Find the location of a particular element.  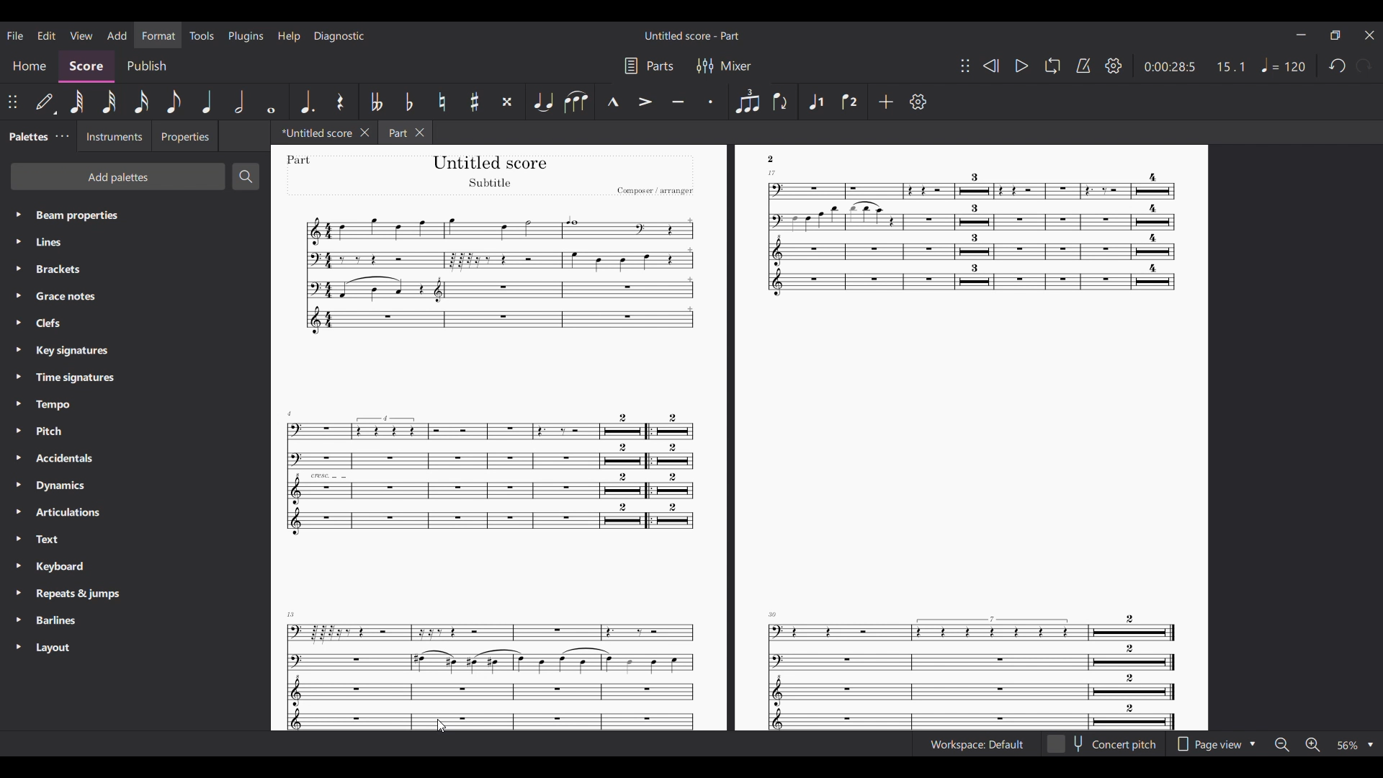

Settings is located at coordinates (918, 102).